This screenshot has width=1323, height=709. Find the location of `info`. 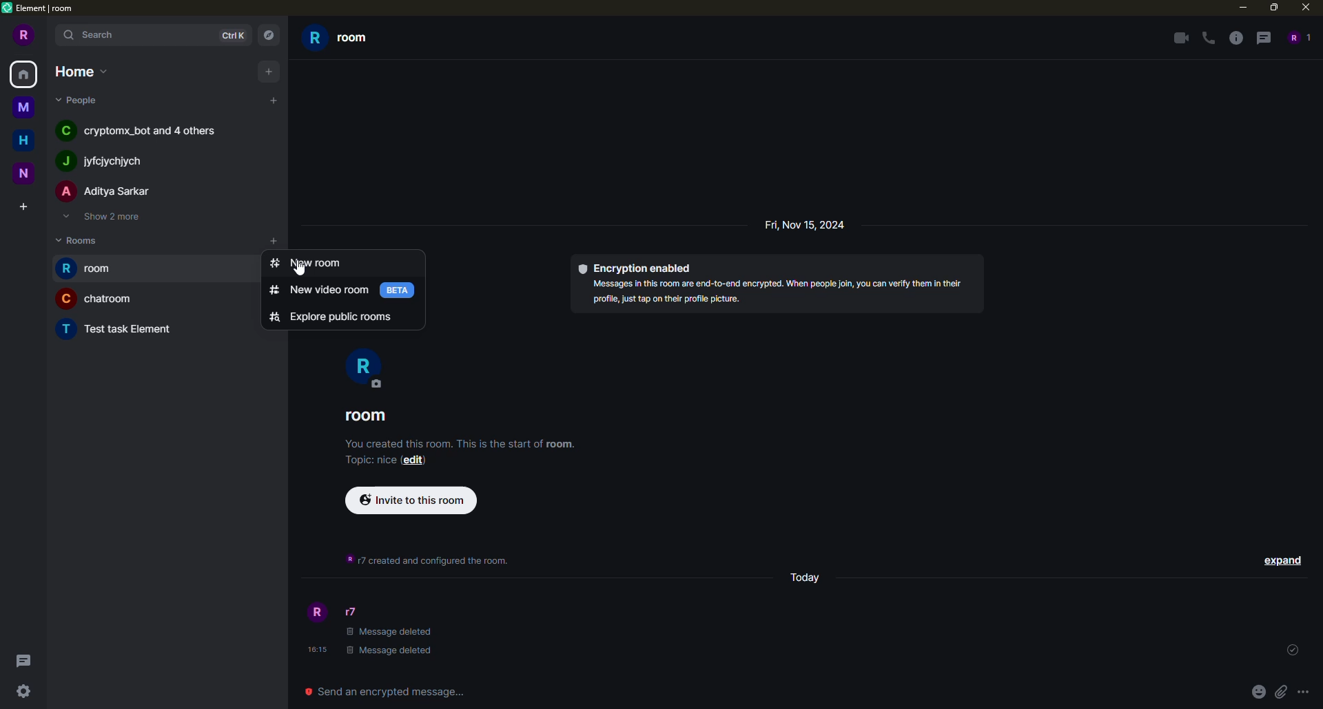

info is located at coordinates (783, 291).